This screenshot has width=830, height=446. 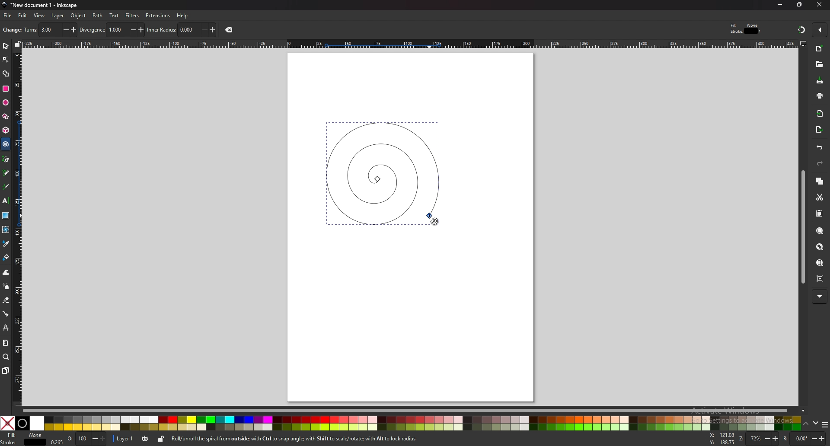 What do you see at coordinates (759, 439) in the screenshot?
I see `Z: 72%` at bounding box center [759, 439].